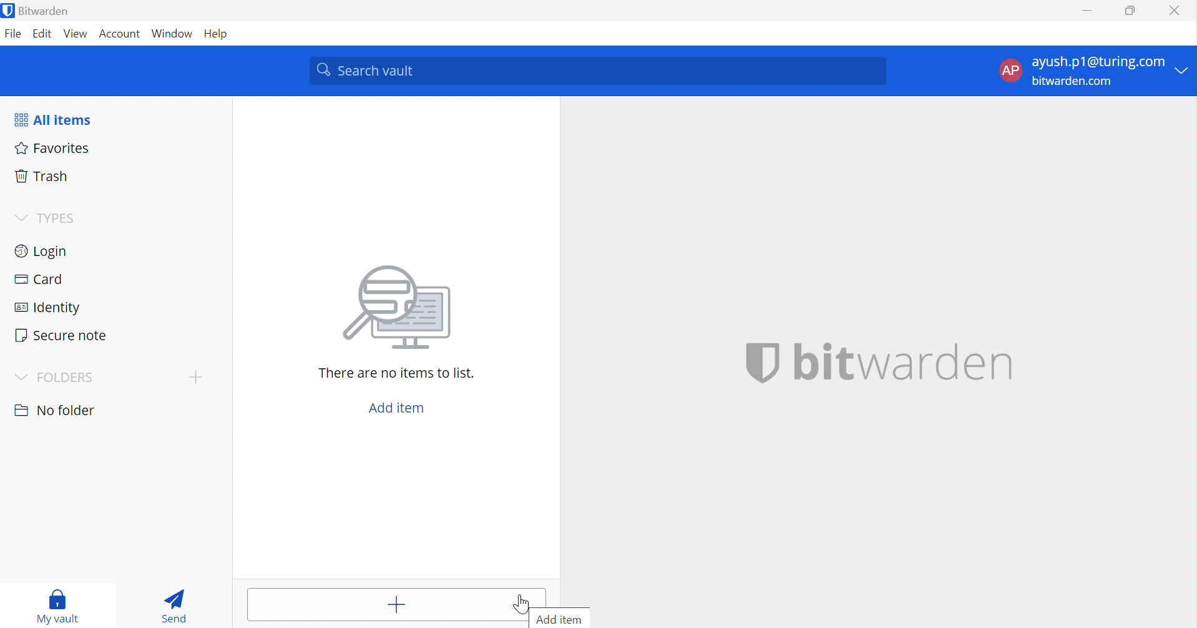 This screenshot has width=1197, height=628. I want to click on Drop Down, so click(195, 377).